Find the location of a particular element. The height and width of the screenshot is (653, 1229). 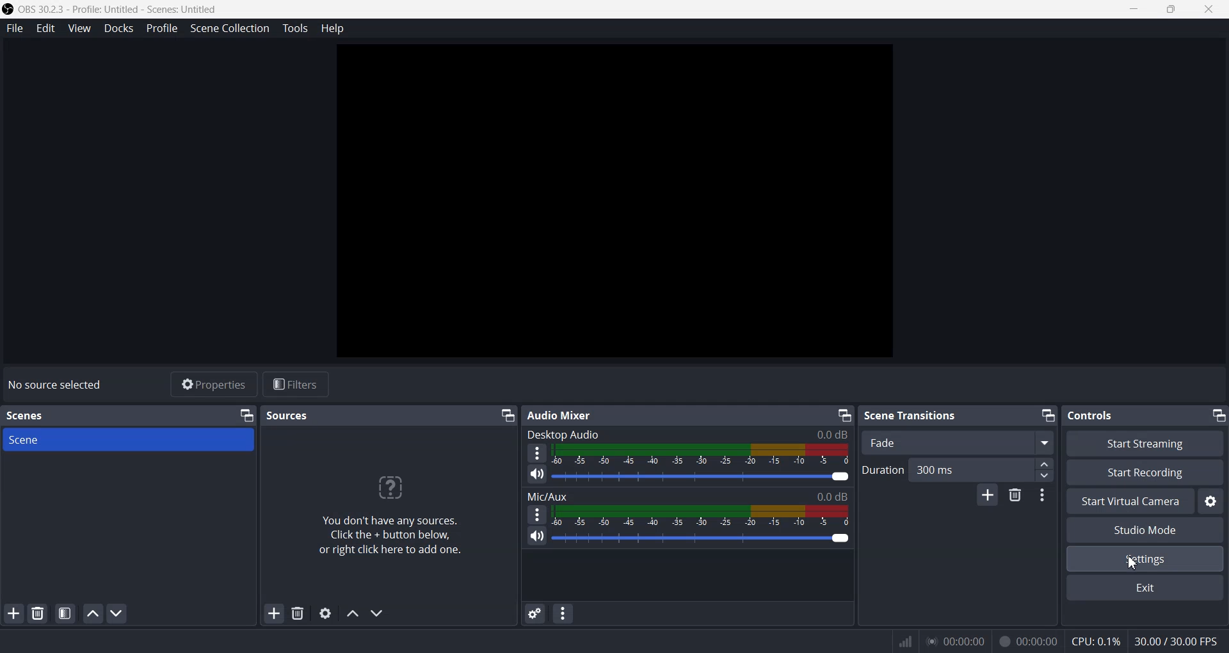

View is located at coordinates (79, 28).